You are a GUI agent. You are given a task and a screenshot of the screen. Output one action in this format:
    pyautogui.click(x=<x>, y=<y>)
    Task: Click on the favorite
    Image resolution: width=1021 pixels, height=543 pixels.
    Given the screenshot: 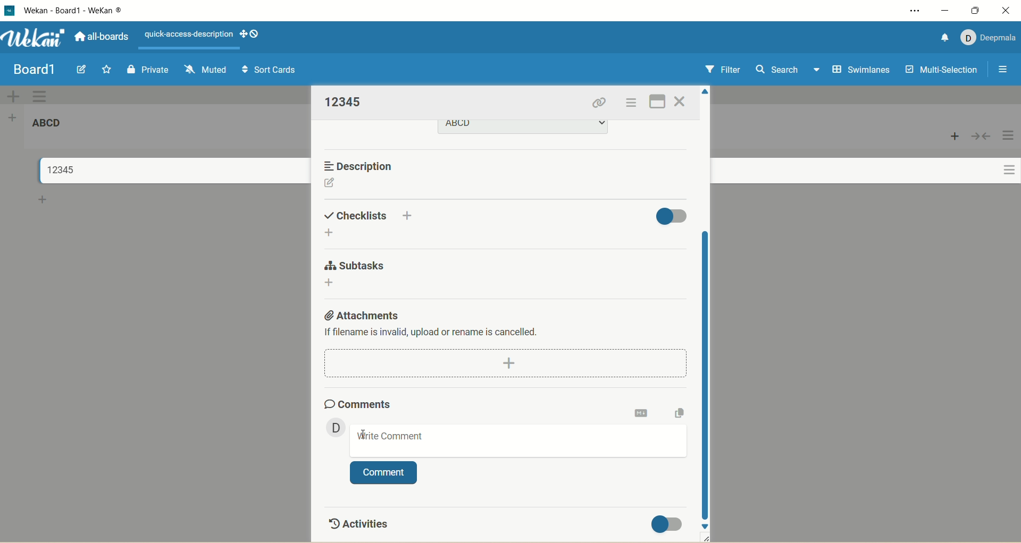 What is the action you would take?
    pyautogui.click(x=104, y=71)
    